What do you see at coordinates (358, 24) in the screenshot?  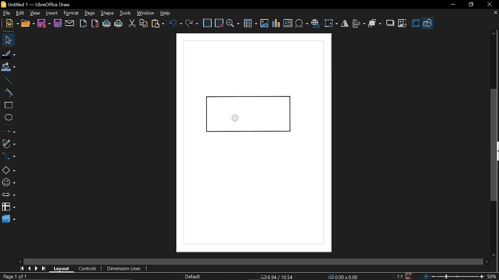 I see `allign` at bounding box center [358, 24].